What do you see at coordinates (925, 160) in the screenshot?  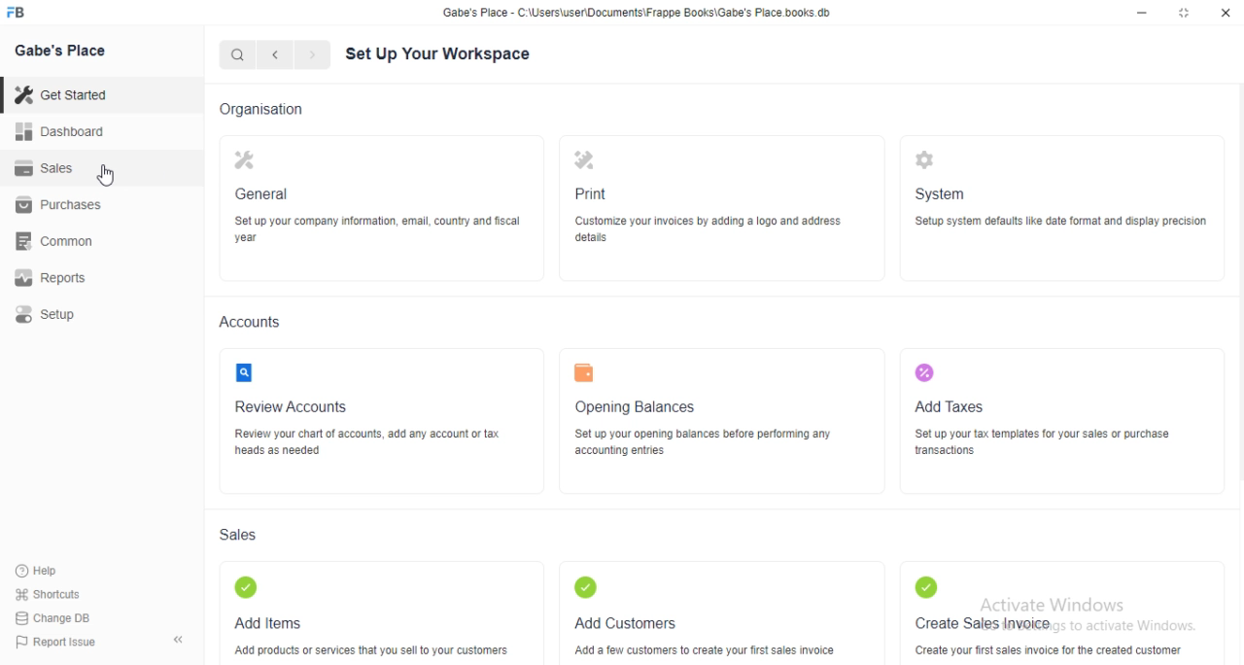 I see `system icon` at bounding box center [925, 160].